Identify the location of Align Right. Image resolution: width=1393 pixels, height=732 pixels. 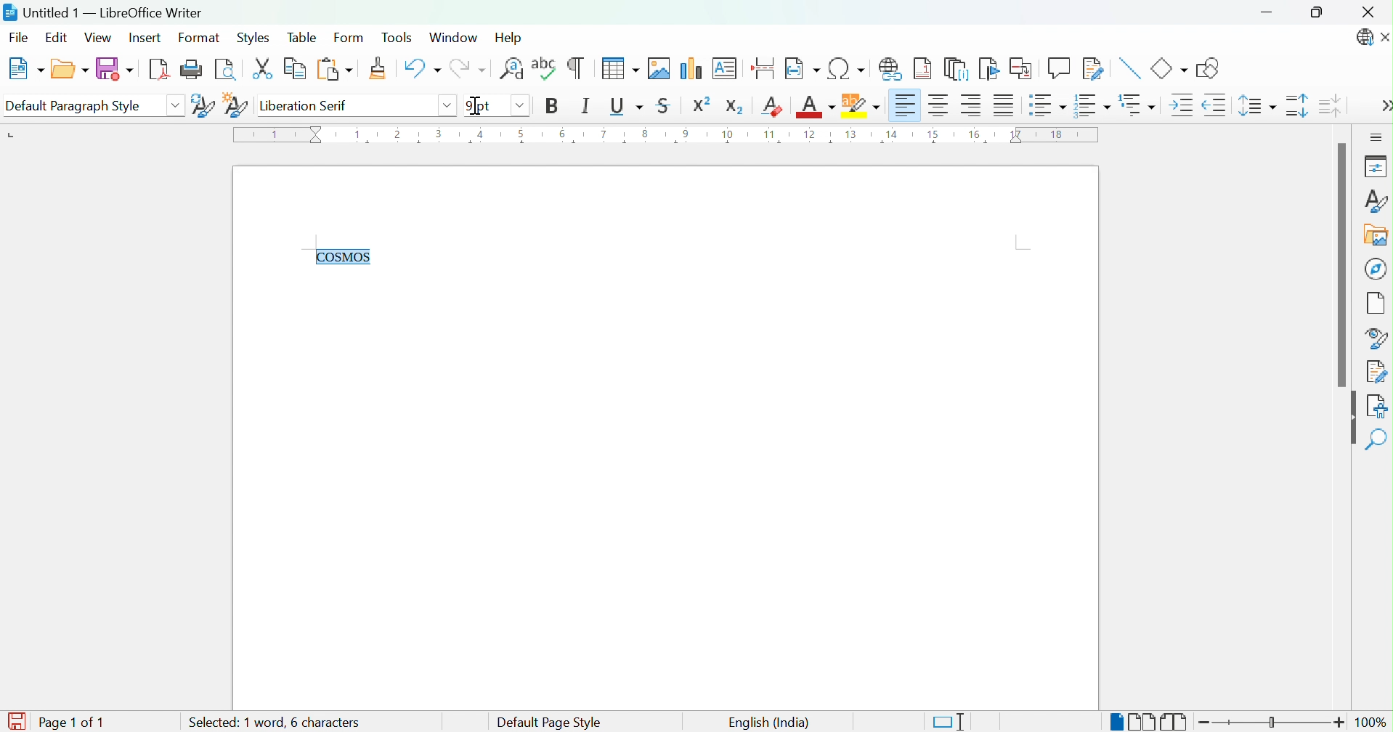
(972, 106).